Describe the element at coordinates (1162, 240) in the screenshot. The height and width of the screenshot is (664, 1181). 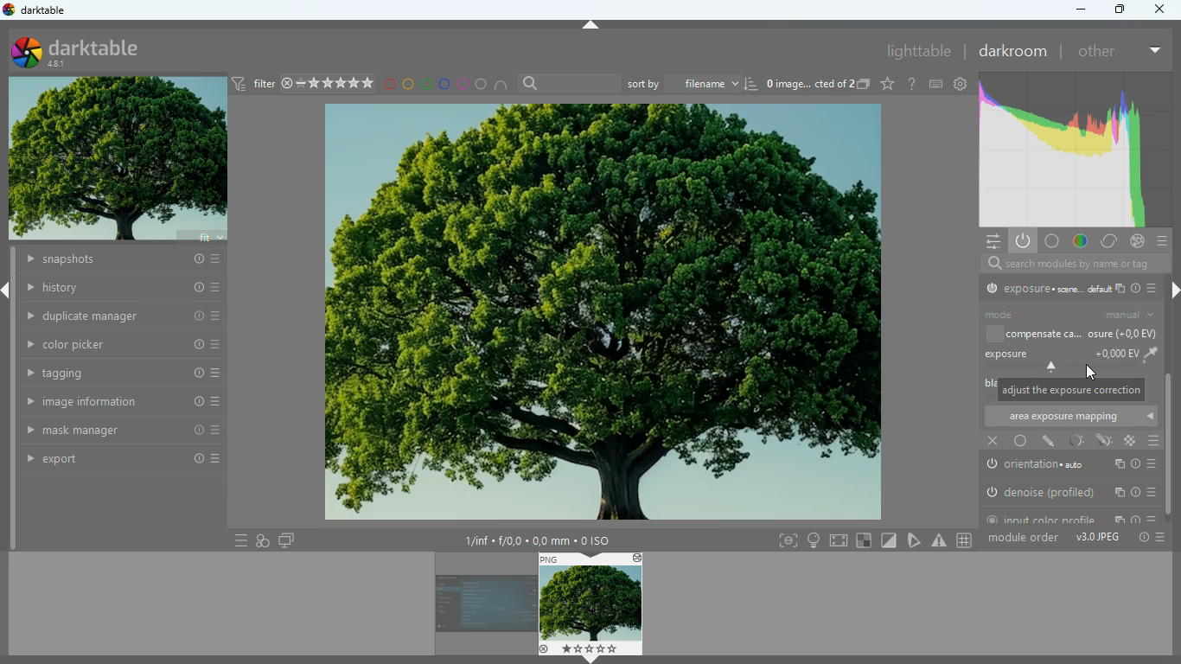
I see `menu` at that location.